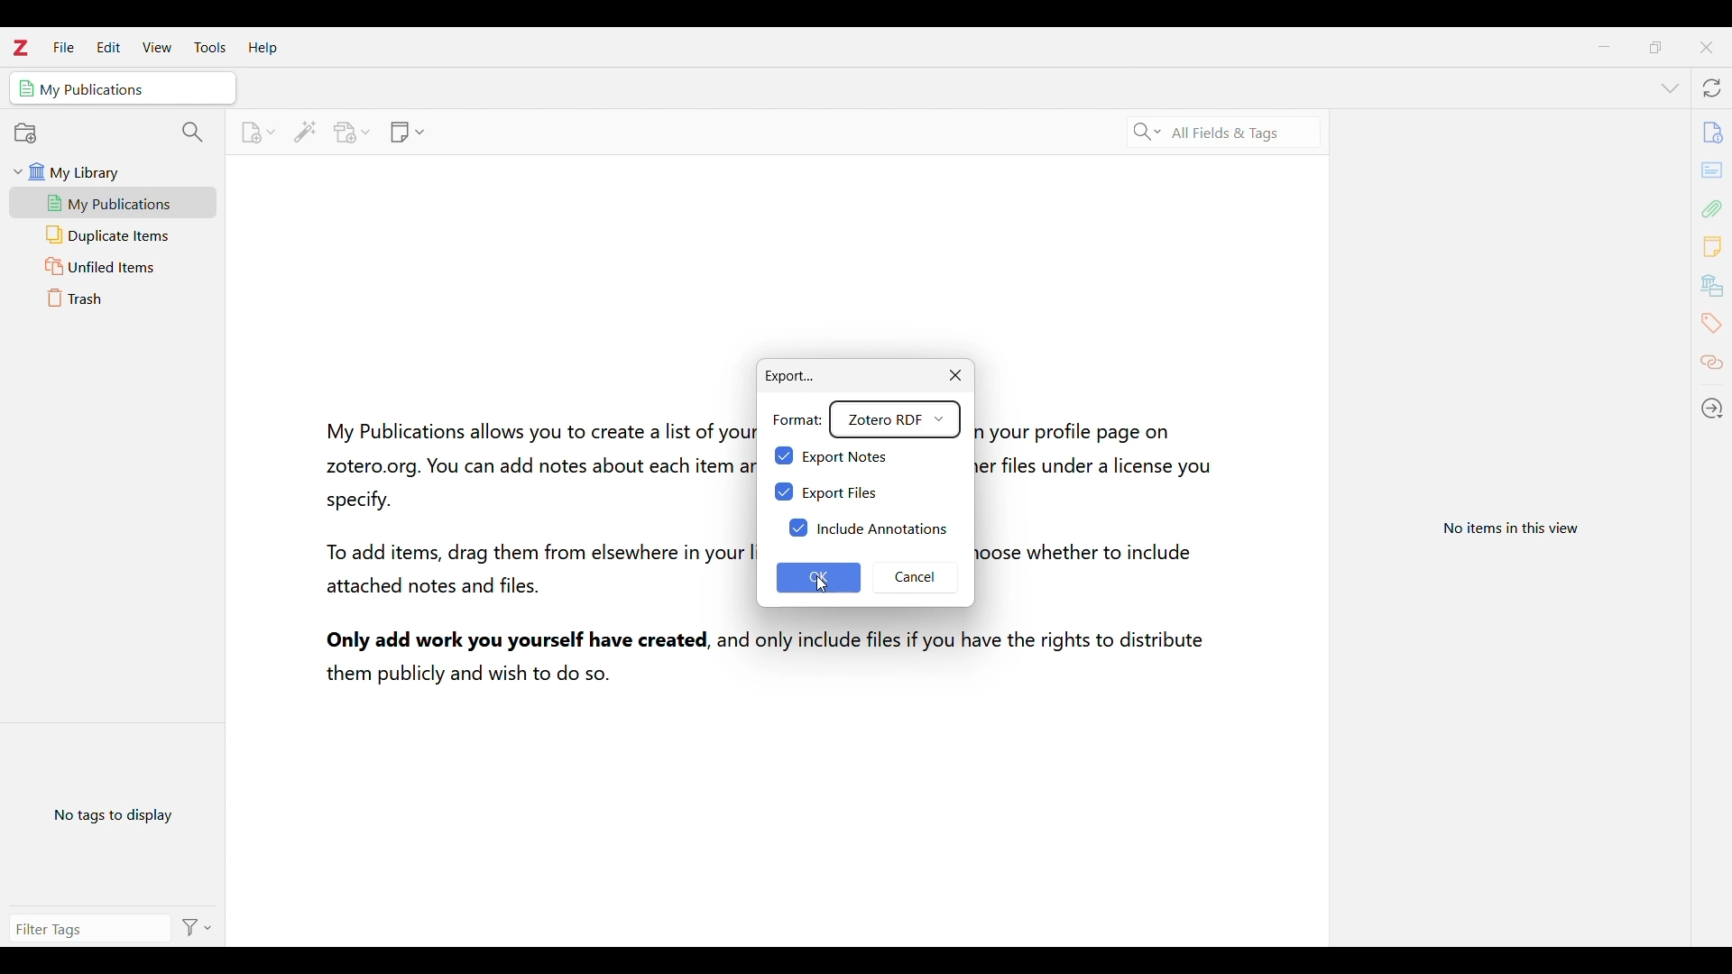 This screenshot has height=974, width=1732. I want to click on Selected search criteria, so click(1226, 133).